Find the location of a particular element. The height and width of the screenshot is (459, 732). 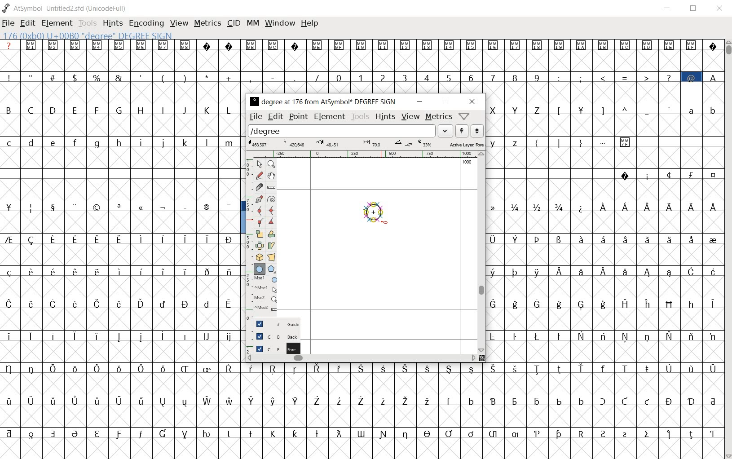

Add a corner point is located at coordinates (271, 222).